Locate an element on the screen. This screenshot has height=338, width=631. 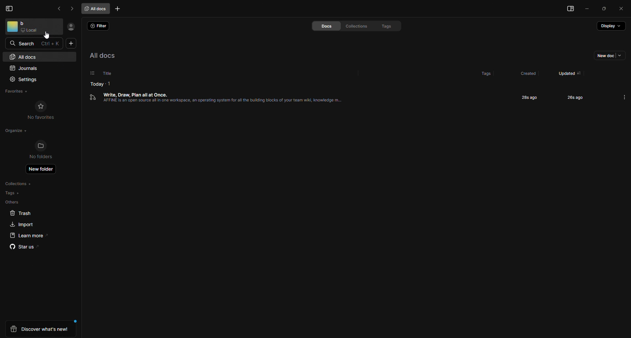
today is located at coordinates (97, 83).